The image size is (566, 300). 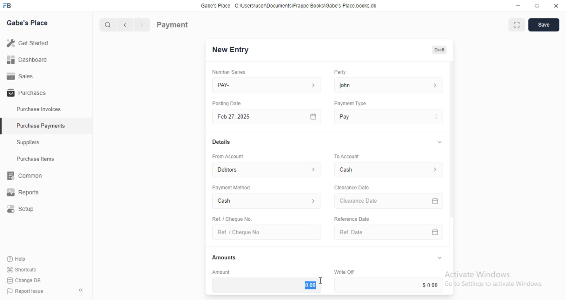 What do you see at coordinates (349, 104) in the screenshot?
I see `Payment Type` at bounding box center [349, 104].